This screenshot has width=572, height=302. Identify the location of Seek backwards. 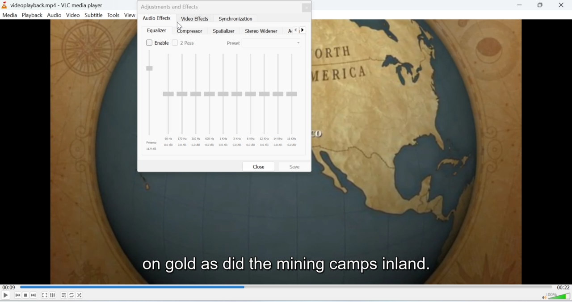
(18, 296).